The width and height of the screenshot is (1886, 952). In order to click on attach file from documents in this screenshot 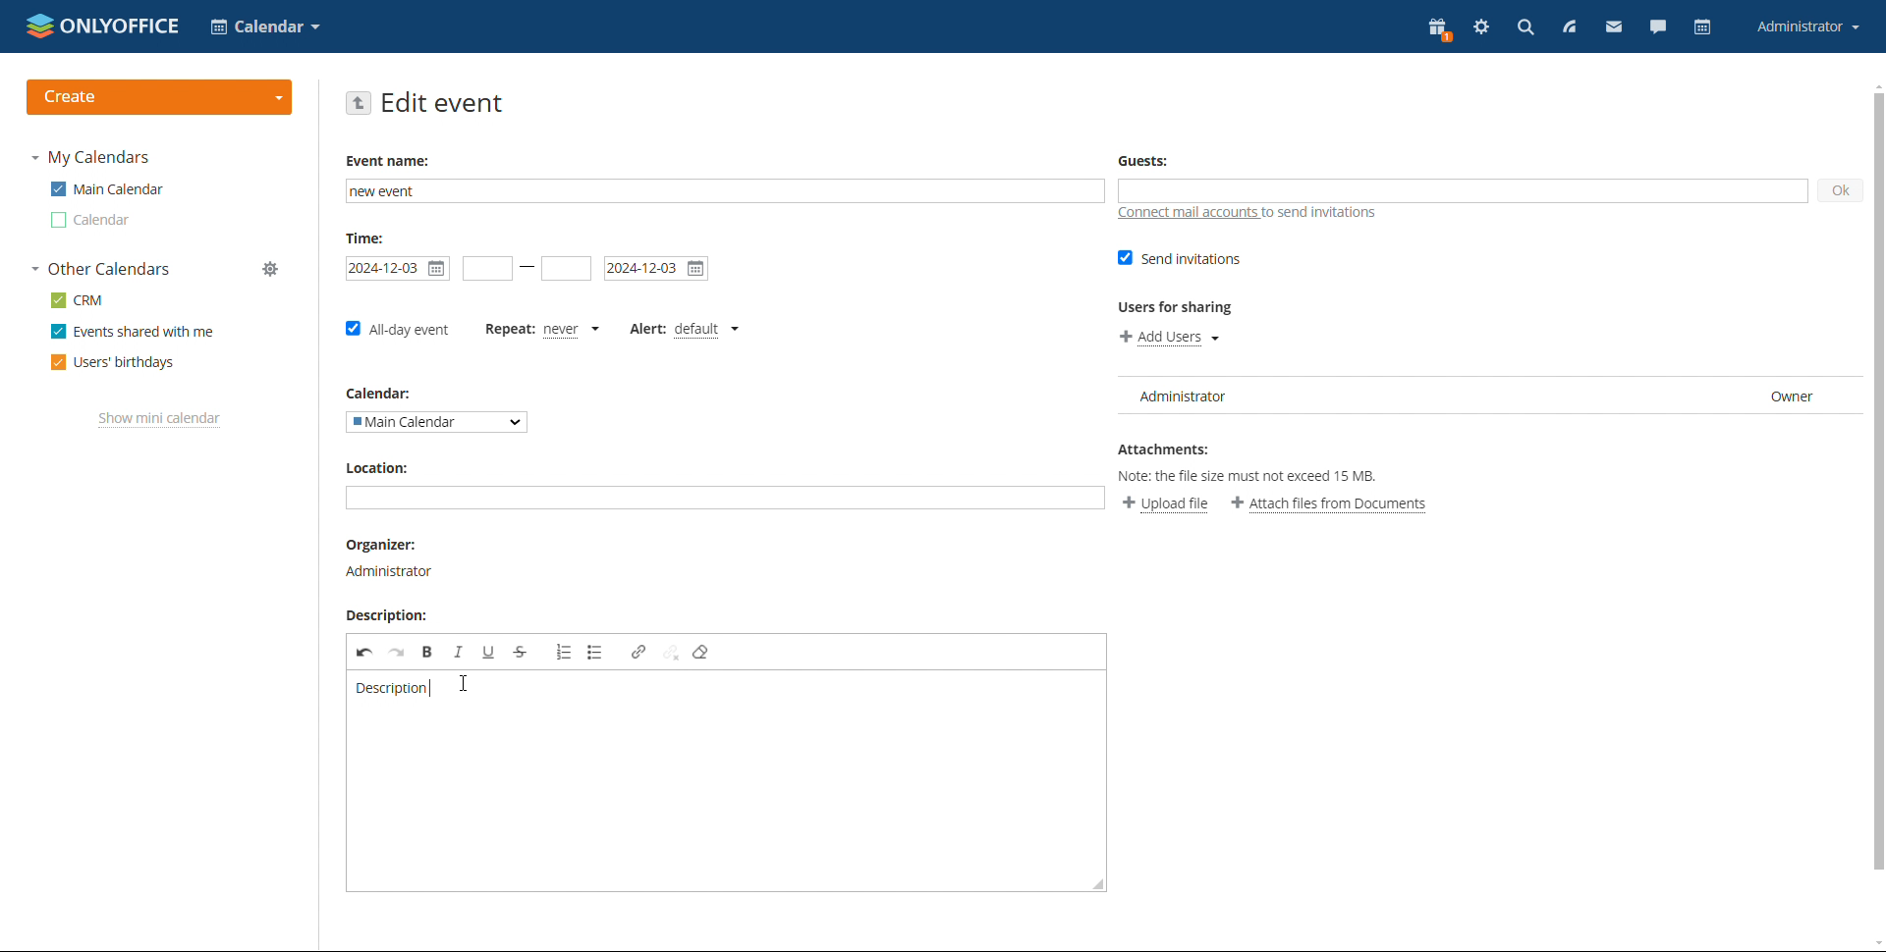, I will do `click(1329, 504)`.